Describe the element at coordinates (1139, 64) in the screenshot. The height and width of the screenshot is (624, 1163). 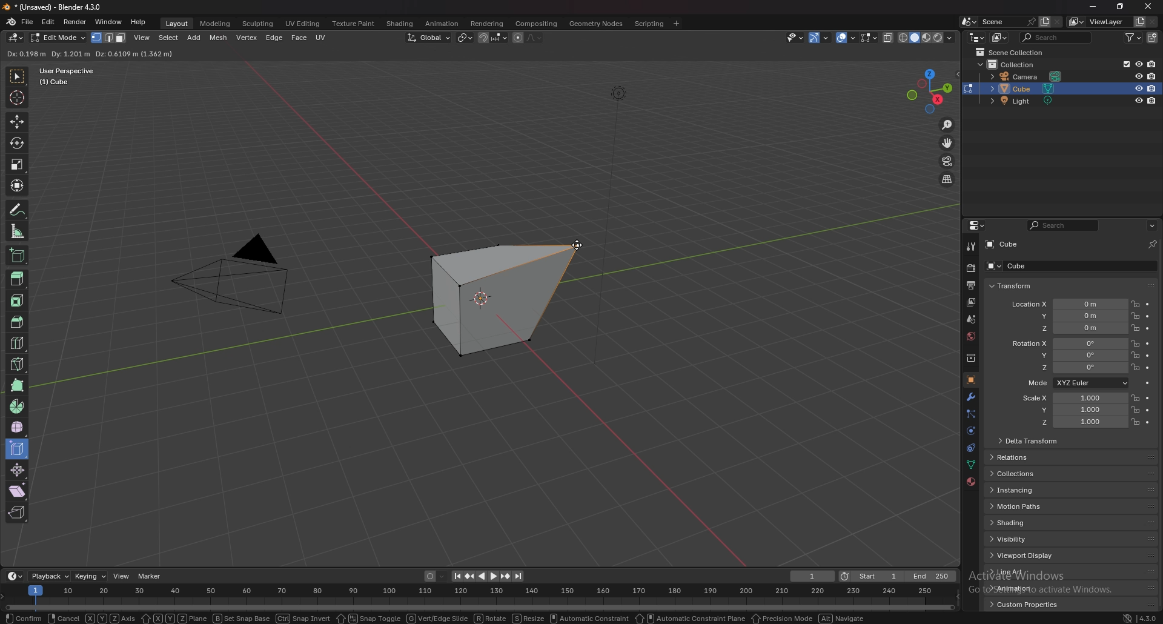
I see `hide in viewport` at that location.